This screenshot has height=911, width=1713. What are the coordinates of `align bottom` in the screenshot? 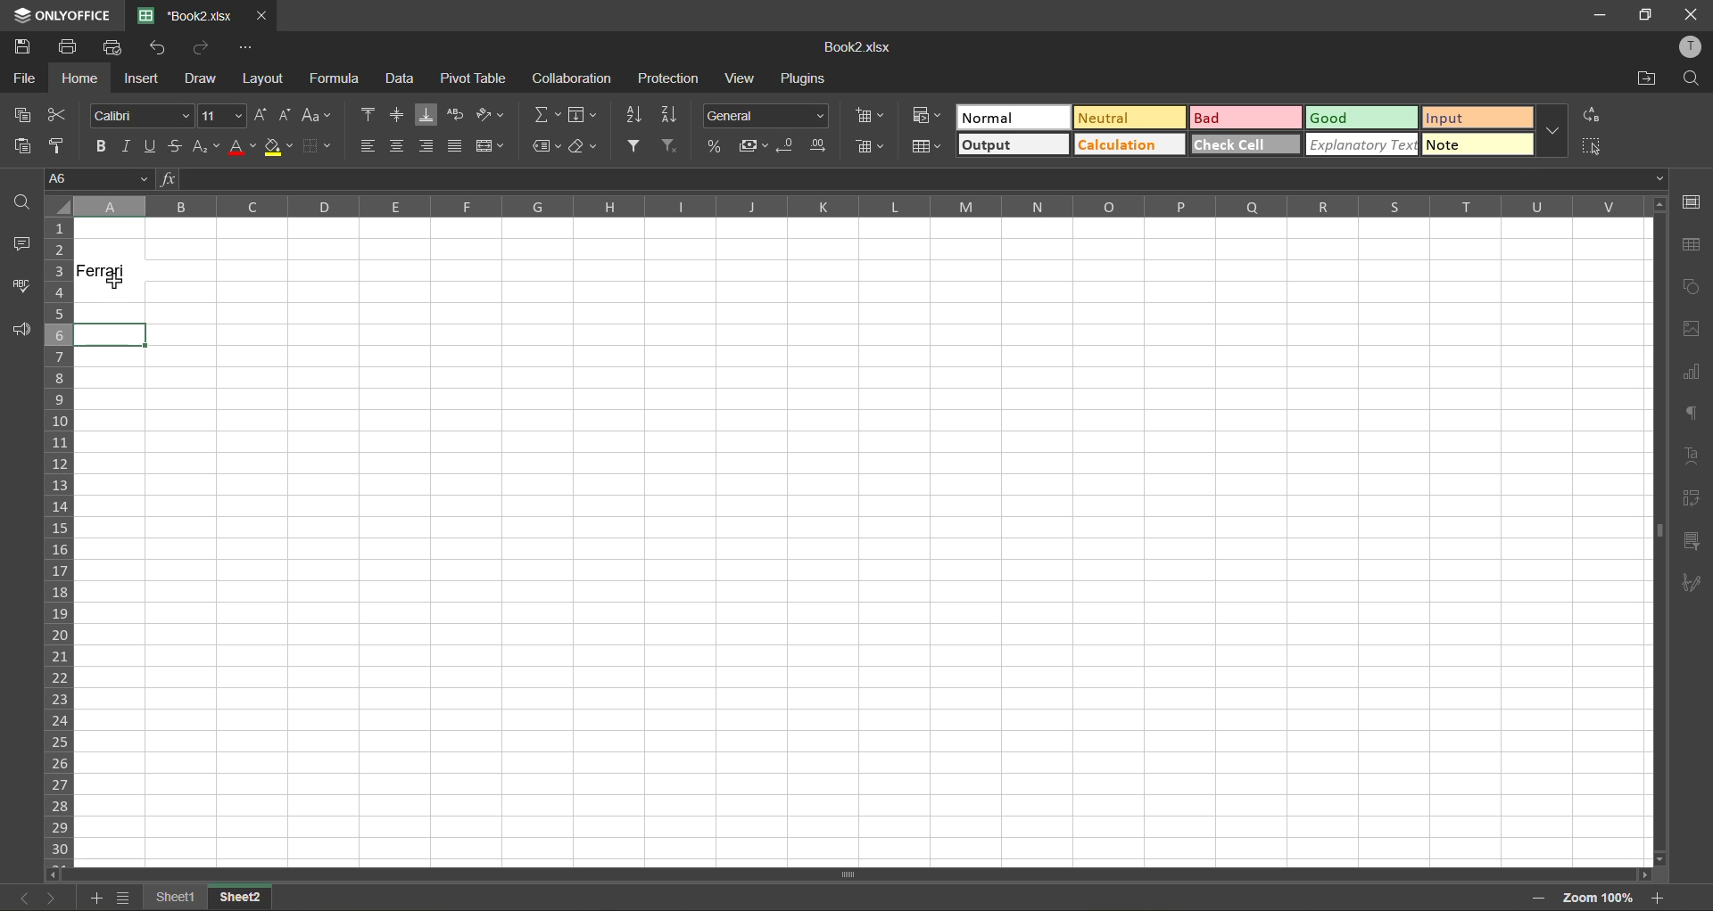 It's located at (427, 114).